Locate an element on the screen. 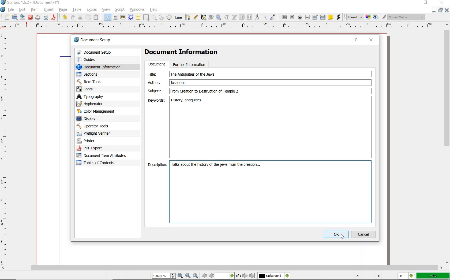 The height and width of the screenshot is (280, 450). minimize is located at coordinates (434, 9).